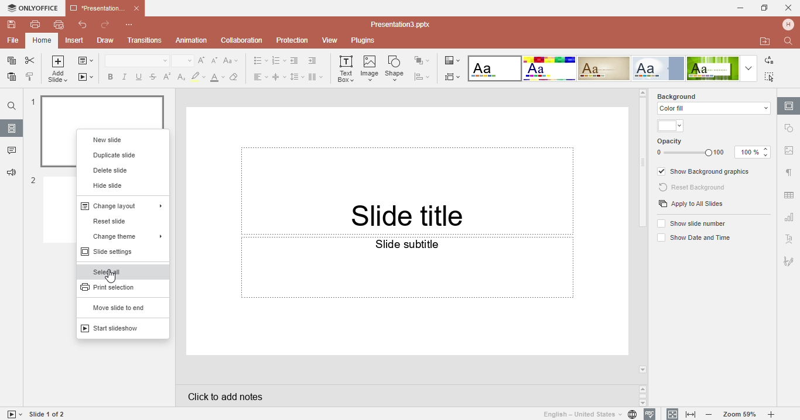 The width and height of the screenshot is (800, 420). Describe the element at coordinates (658, 68) in the screenshot. I see `Offical` at that location.